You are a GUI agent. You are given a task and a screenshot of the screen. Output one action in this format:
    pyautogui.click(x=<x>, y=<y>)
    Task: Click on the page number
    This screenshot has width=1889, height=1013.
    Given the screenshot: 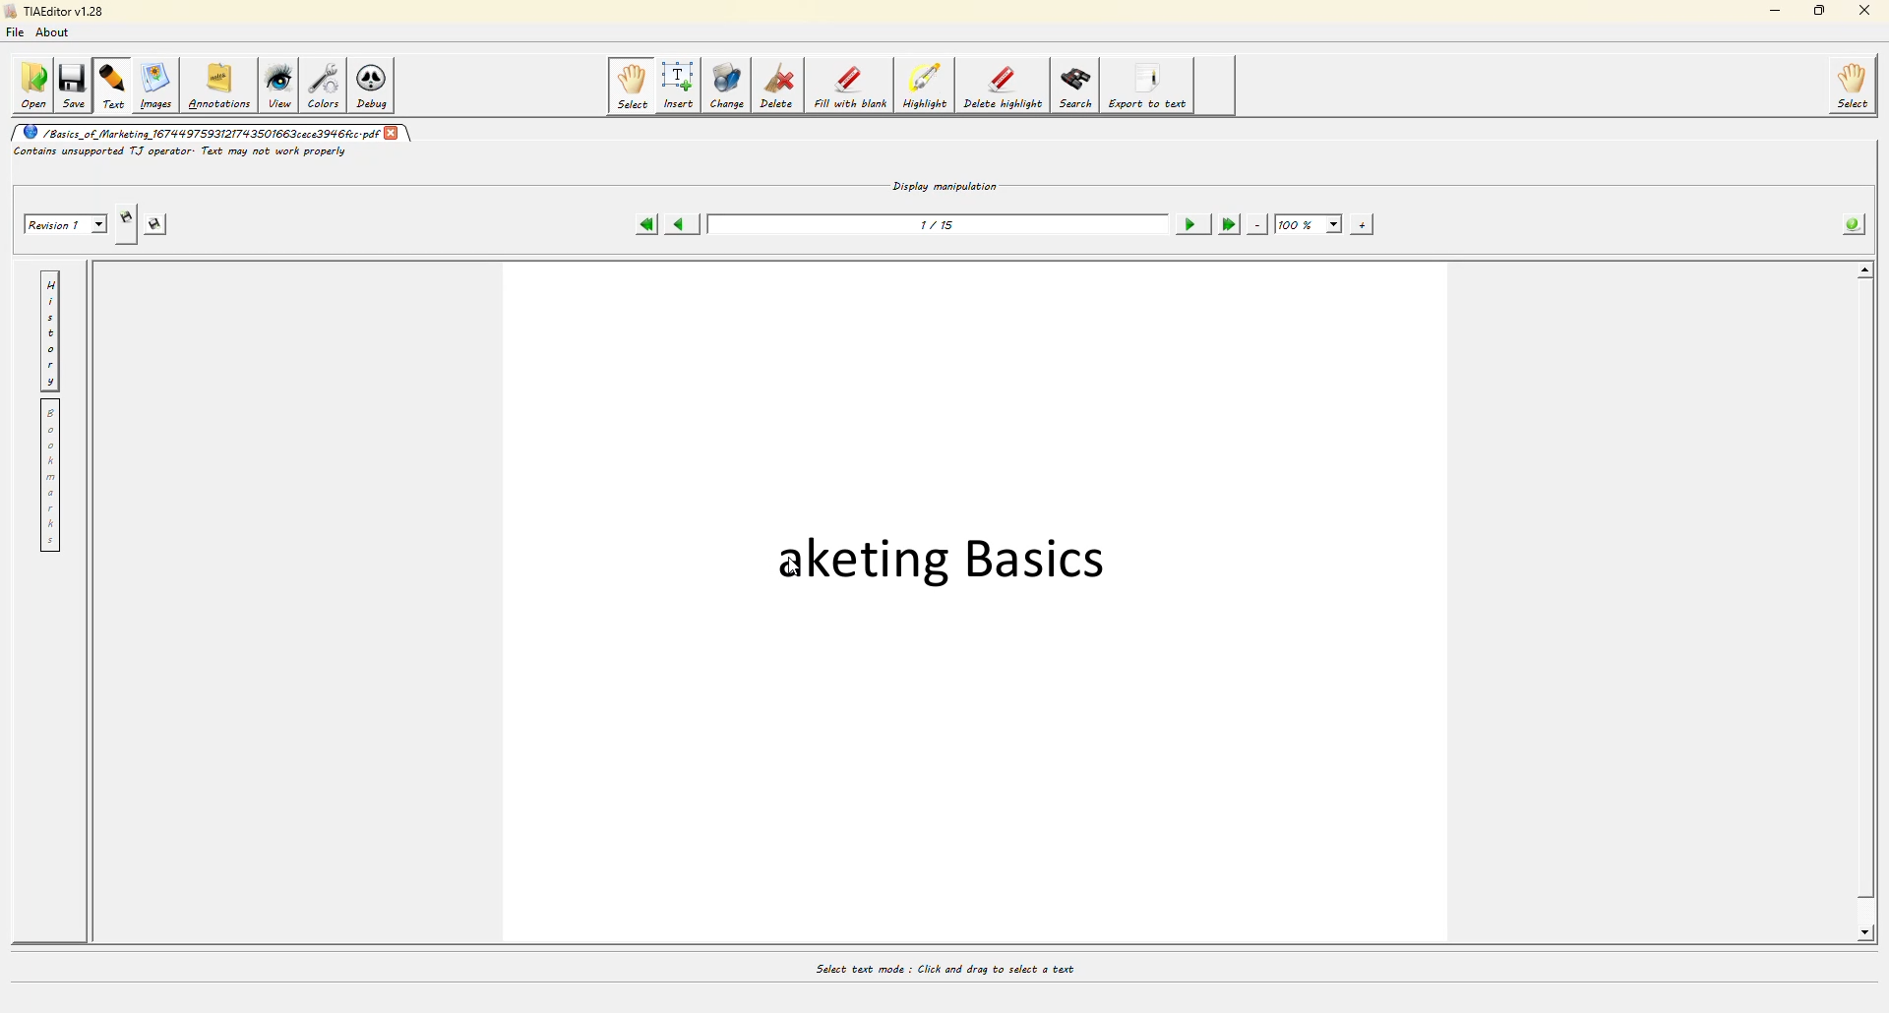 What is the action you would take?
    pyautogui.click(x=935, y=228)
    